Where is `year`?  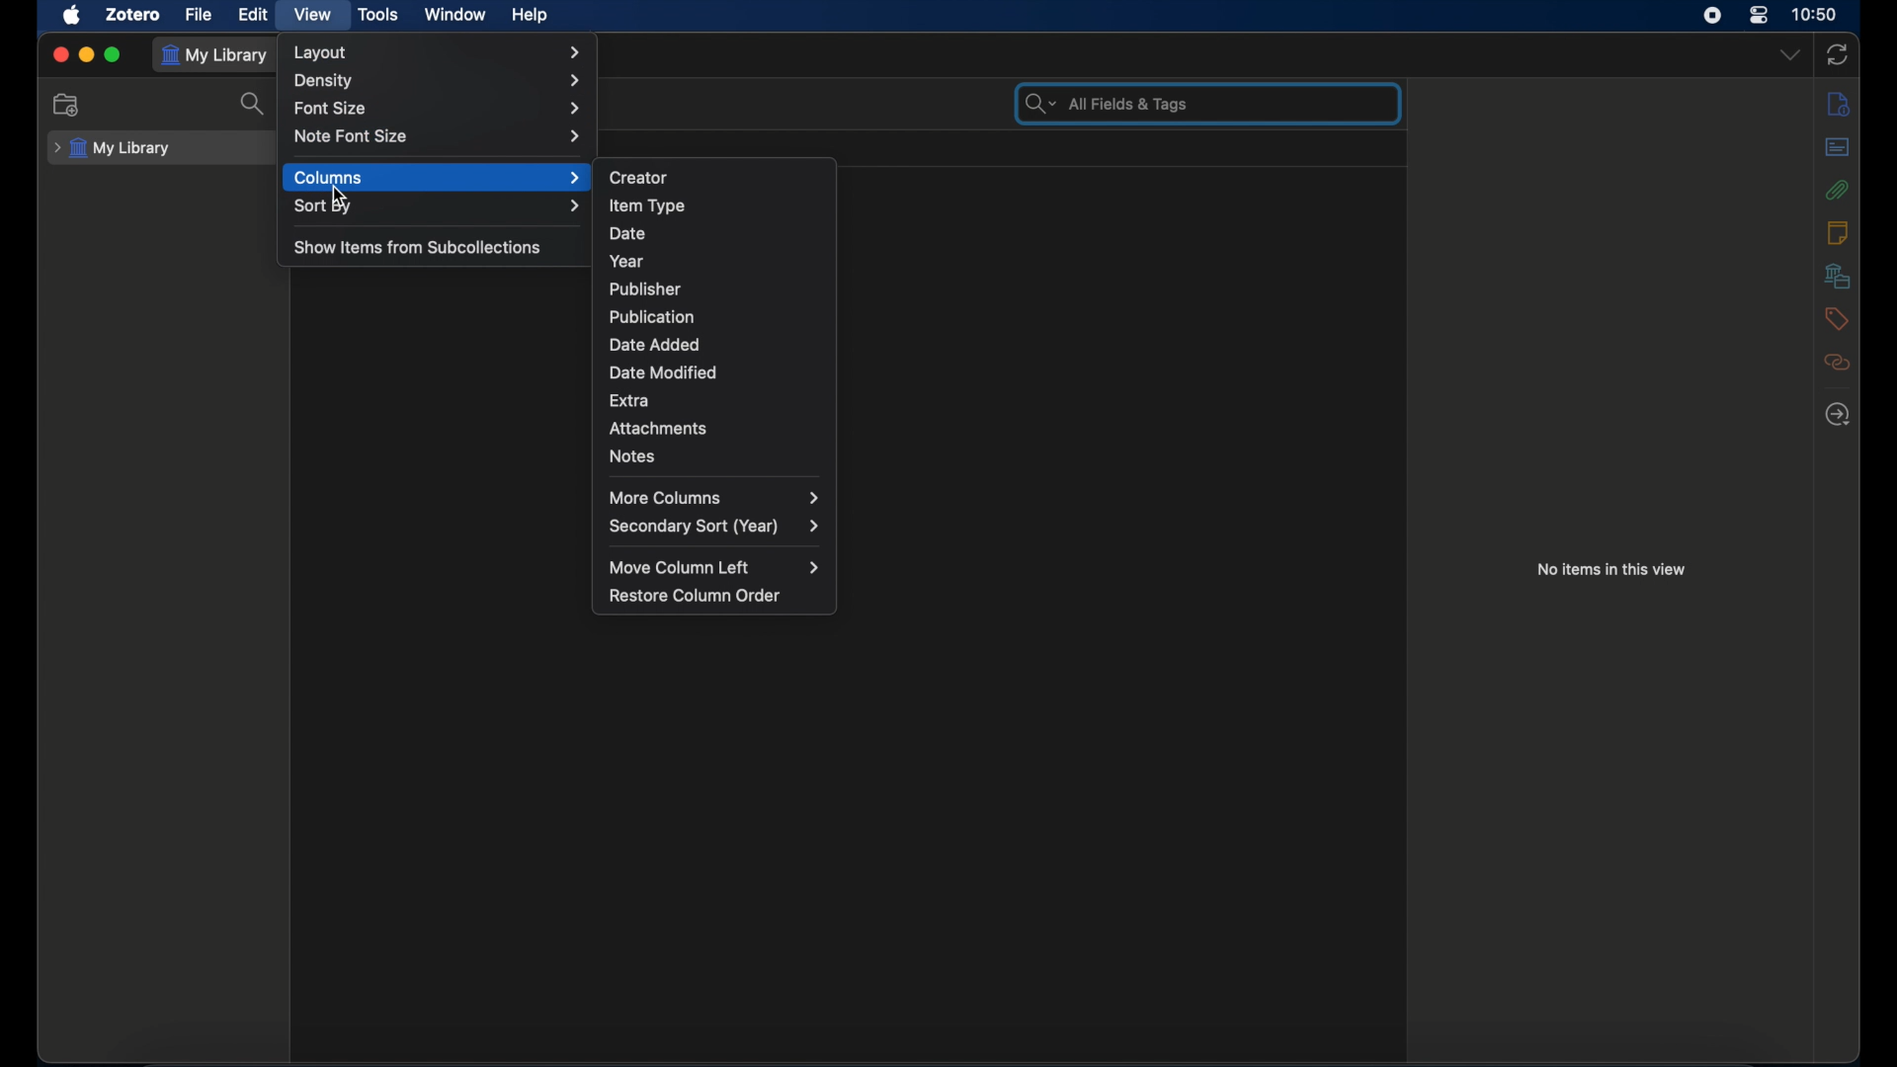 year is located at coordinates (629, 261).